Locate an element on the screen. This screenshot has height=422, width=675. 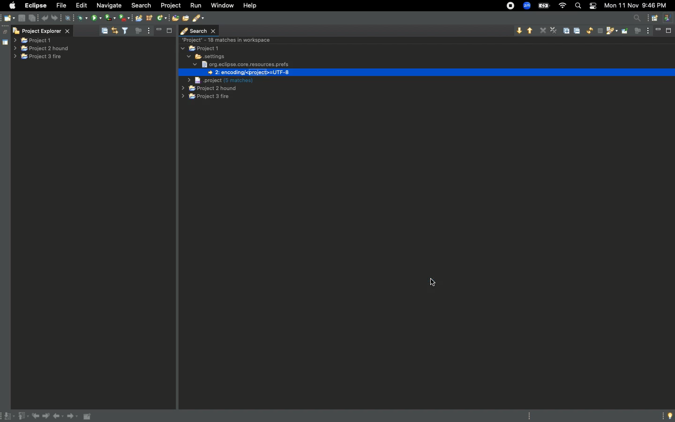
Show previous searches is located at coordinates (611, 32).